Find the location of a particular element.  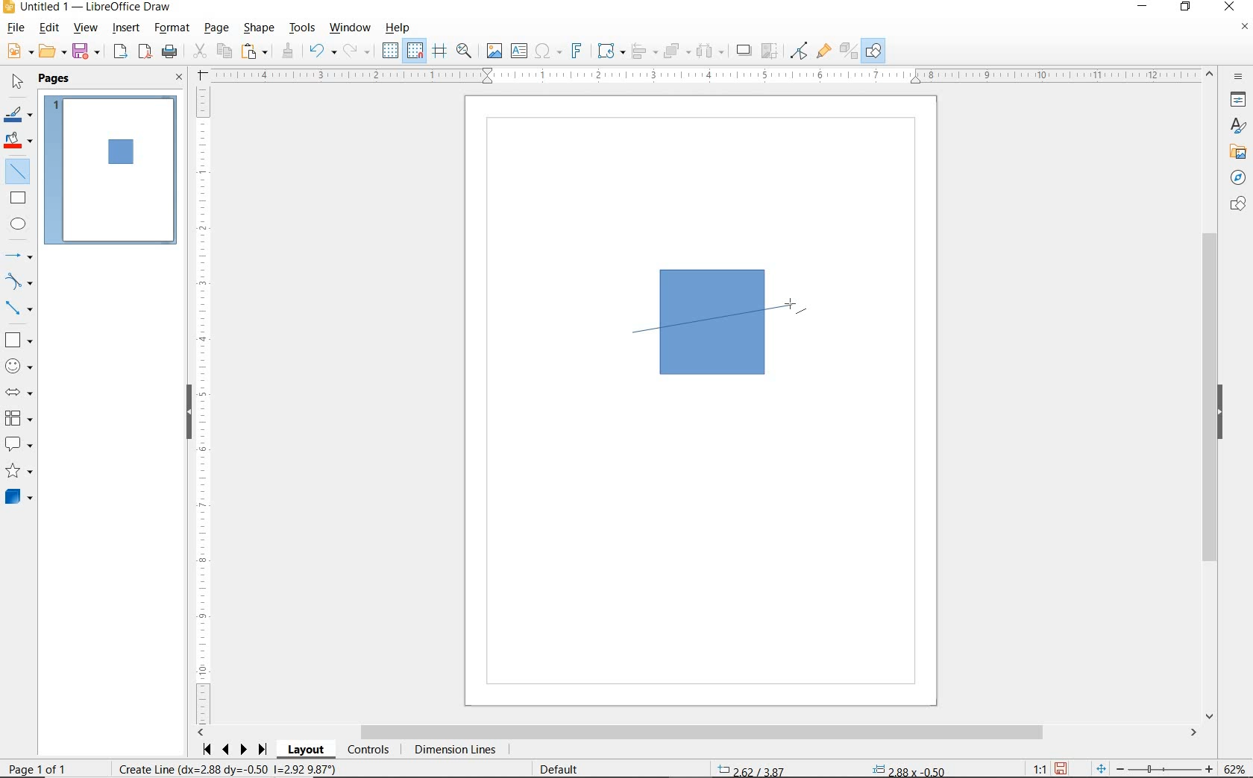

PAGES is located at coordinates (56, 80).